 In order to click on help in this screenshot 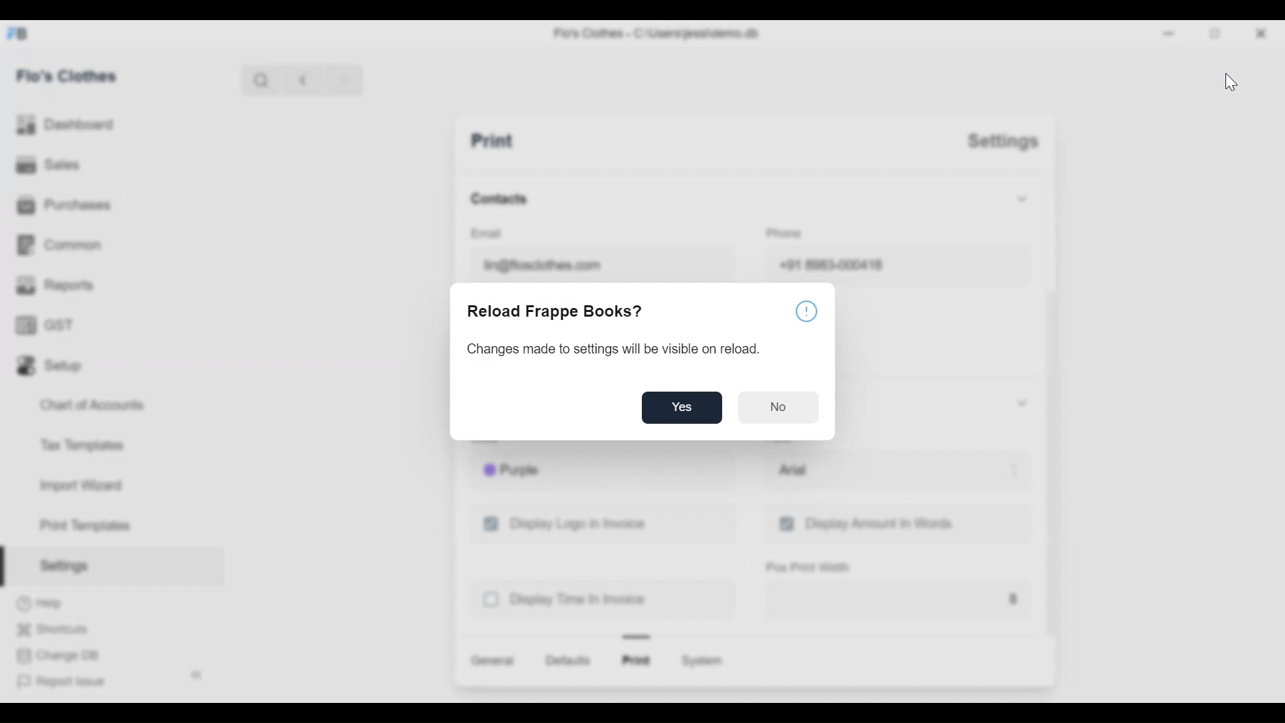, I will do `click(806, 313)`.